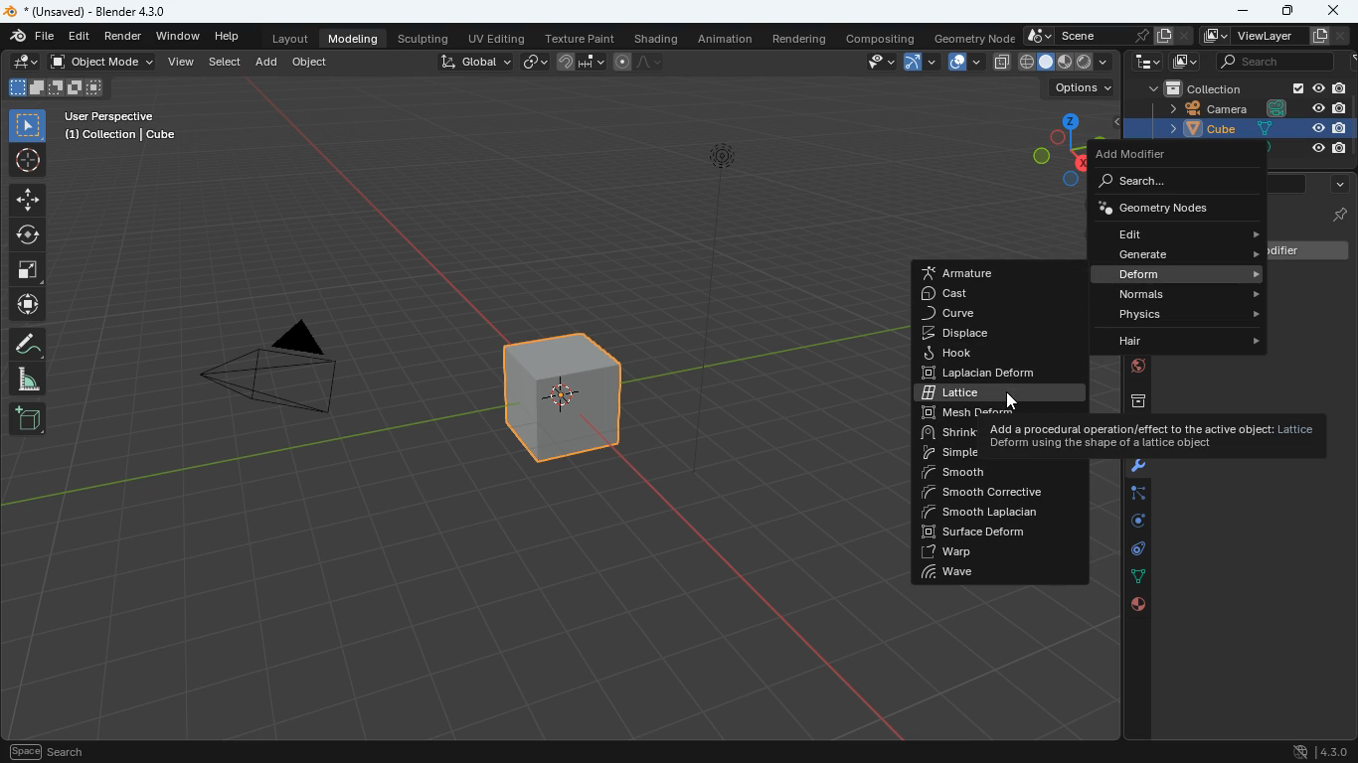 This screenshot has height=763, width=1358. I want to click on draw, so click(28, 345).